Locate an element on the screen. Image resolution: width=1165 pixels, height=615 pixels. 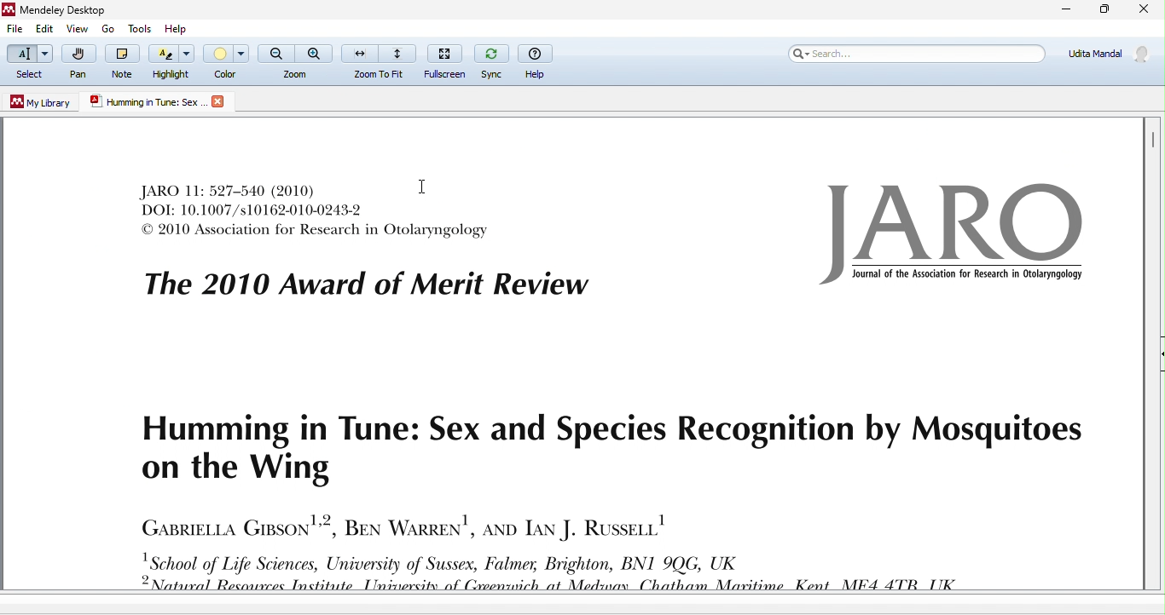
humming in true.sex is located at coordinates (148, 101).